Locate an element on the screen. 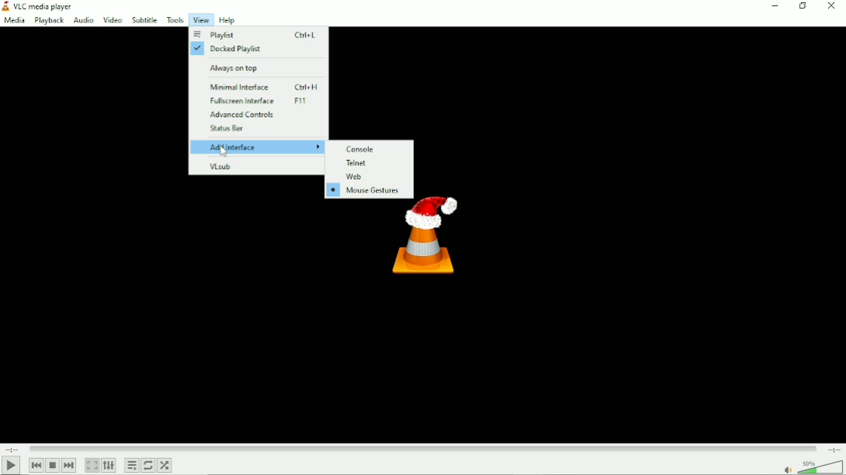  Docked playlist is located at coordinates (256, 50).